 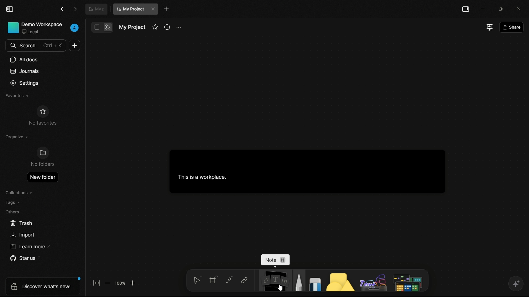 What do you see at coordinates (11, 9) in the screenshot?
I see `toggle sidebar` at bounding box center [11, 9].